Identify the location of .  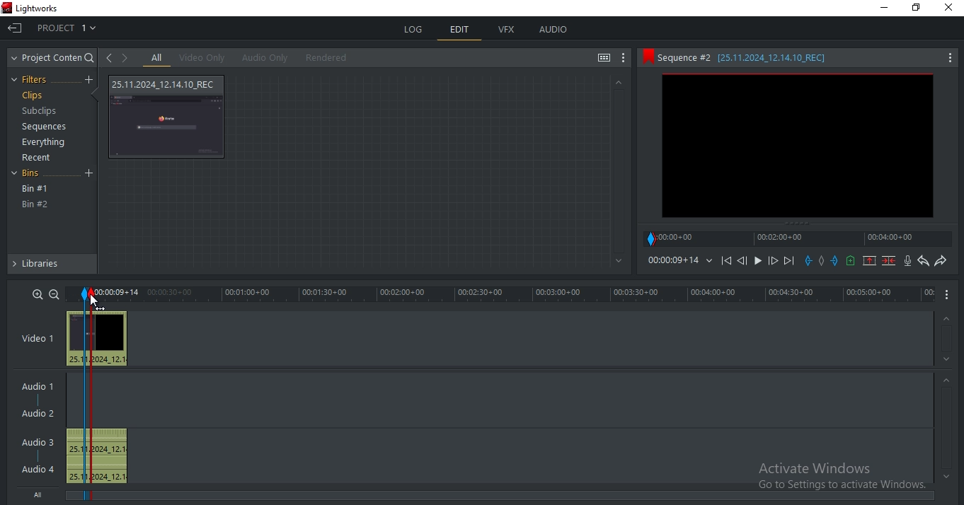
(605, 57).